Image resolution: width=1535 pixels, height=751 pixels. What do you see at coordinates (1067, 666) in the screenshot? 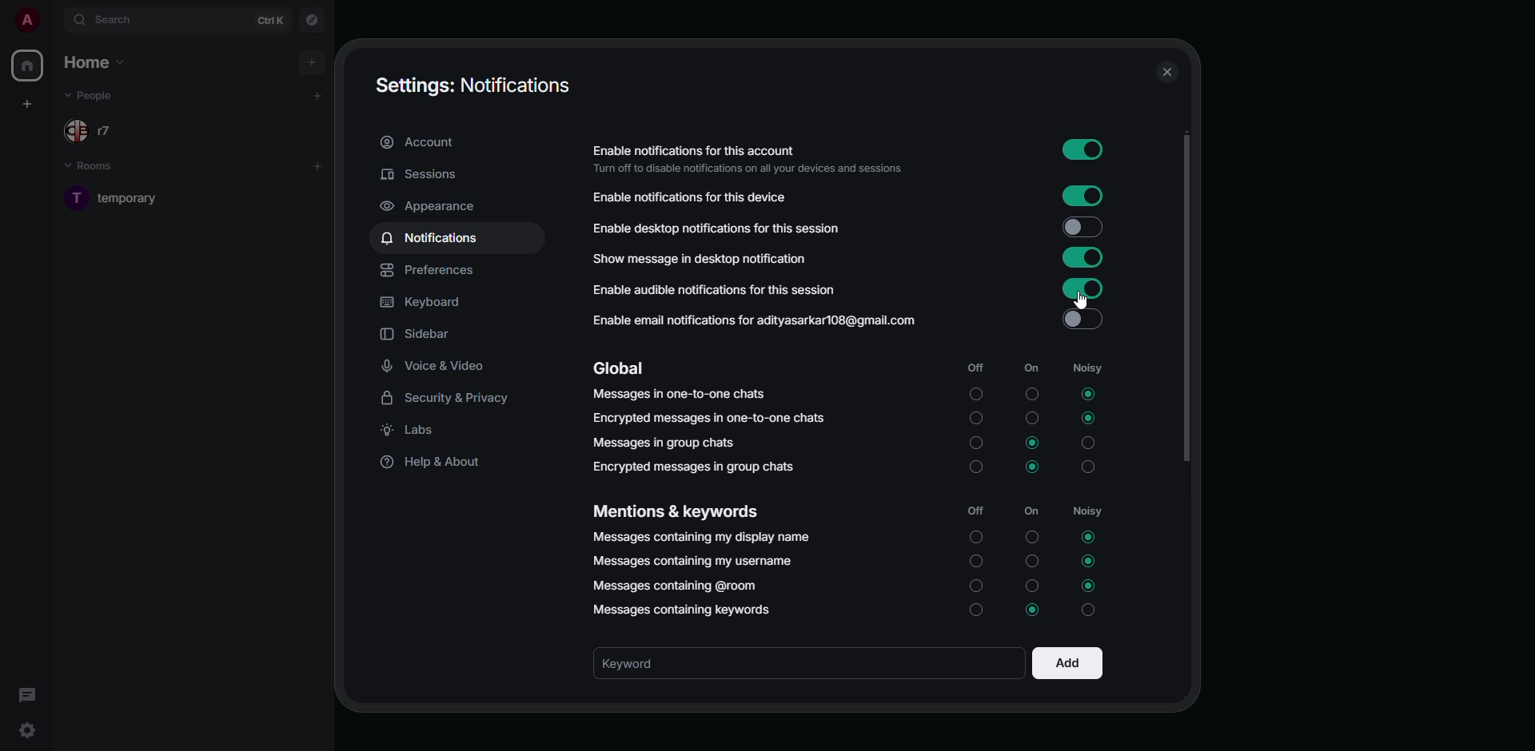
I see `add` at bounding box center [1067, 666].